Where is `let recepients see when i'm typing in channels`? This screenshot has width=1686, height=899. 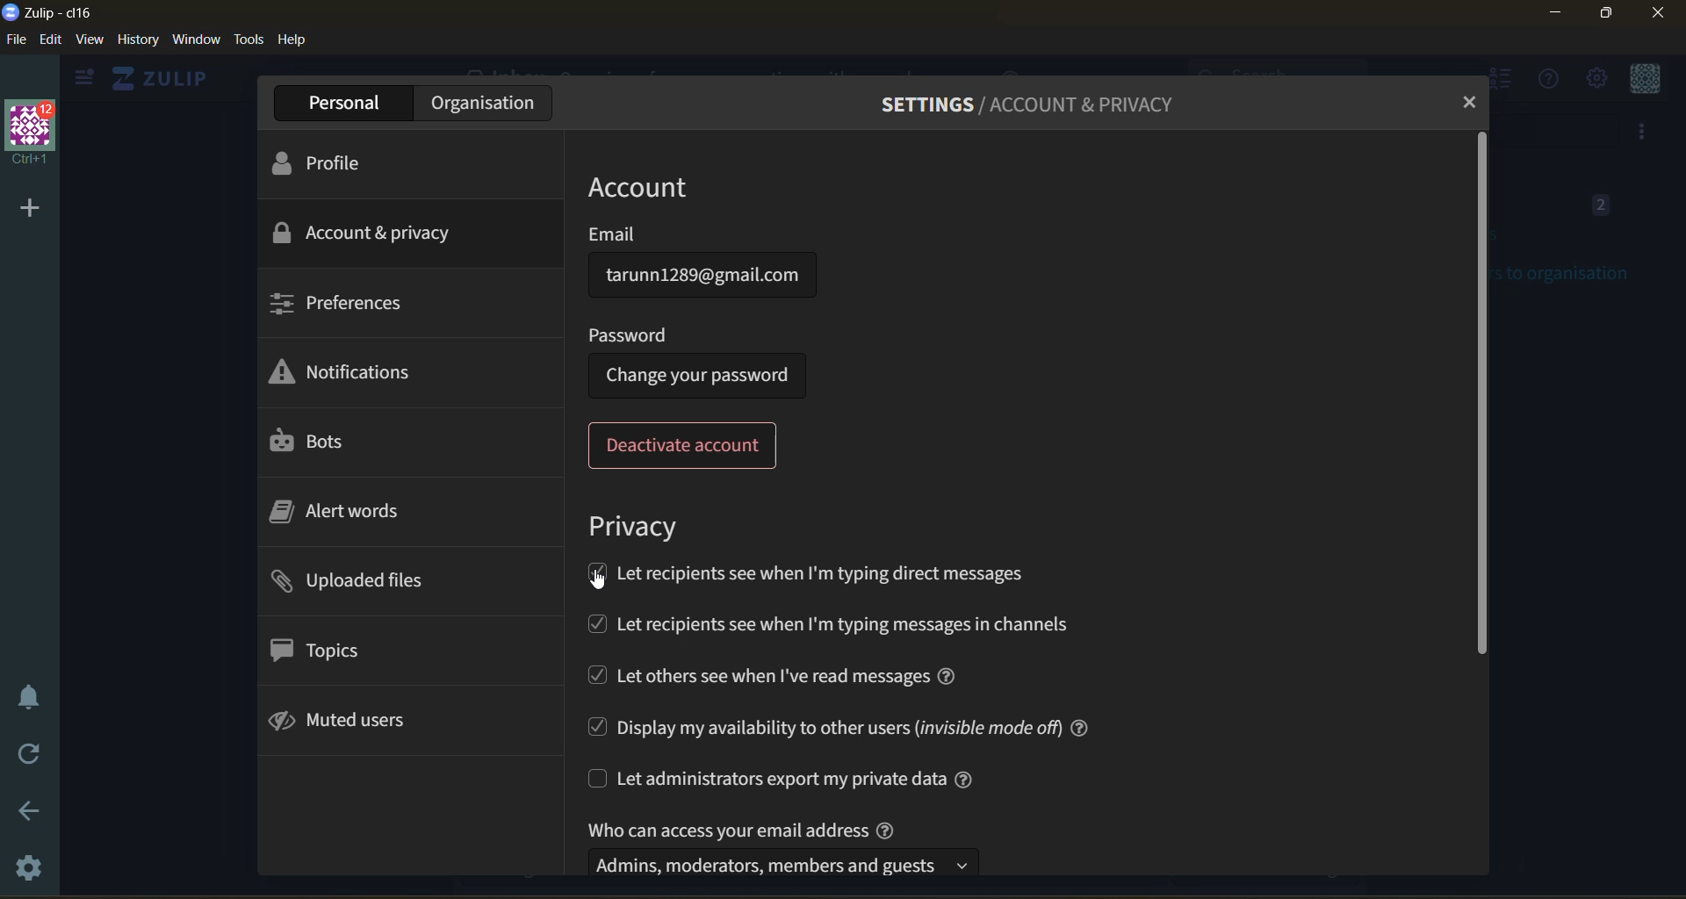 let recepients see when i'm typing in channels is located at coordinates (837, 627).